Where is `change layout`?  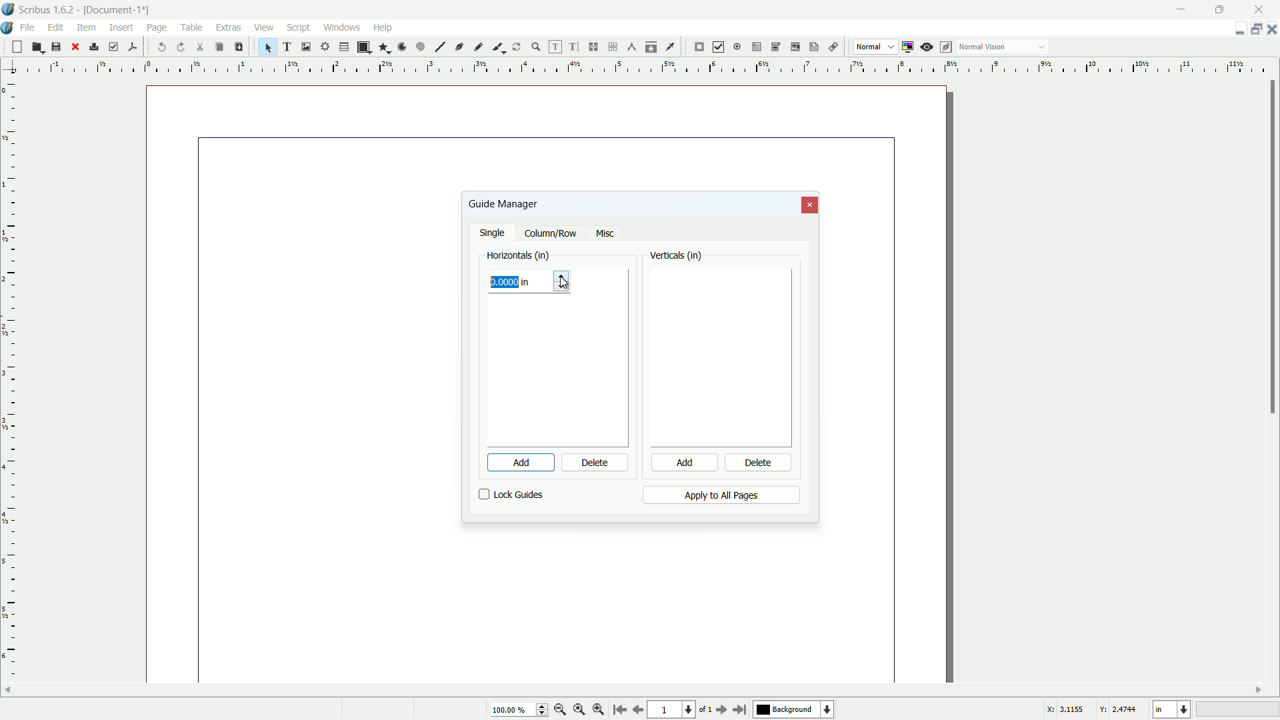
change layout is located at coordinates (1253, 29).